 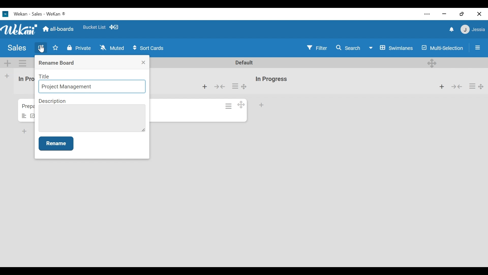 What do you see at coordinates (479, 15) in the screenshot?
I see `Close` at bounding box center [479, 15].